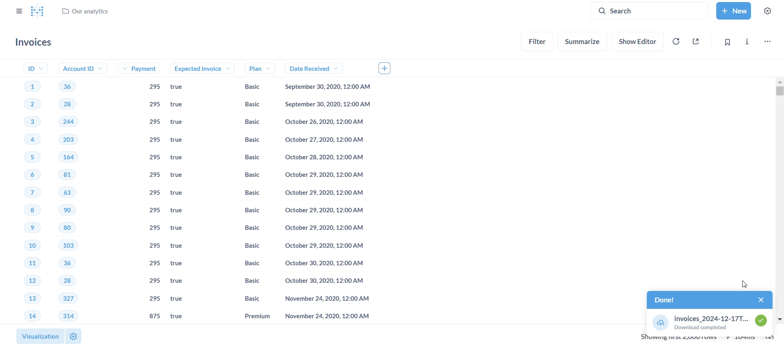 This screenshot has width=784, height=348. What do you see at coordinates (583, 42) in the screenshot?
I see `summarize` at bounding box center [583, 42].